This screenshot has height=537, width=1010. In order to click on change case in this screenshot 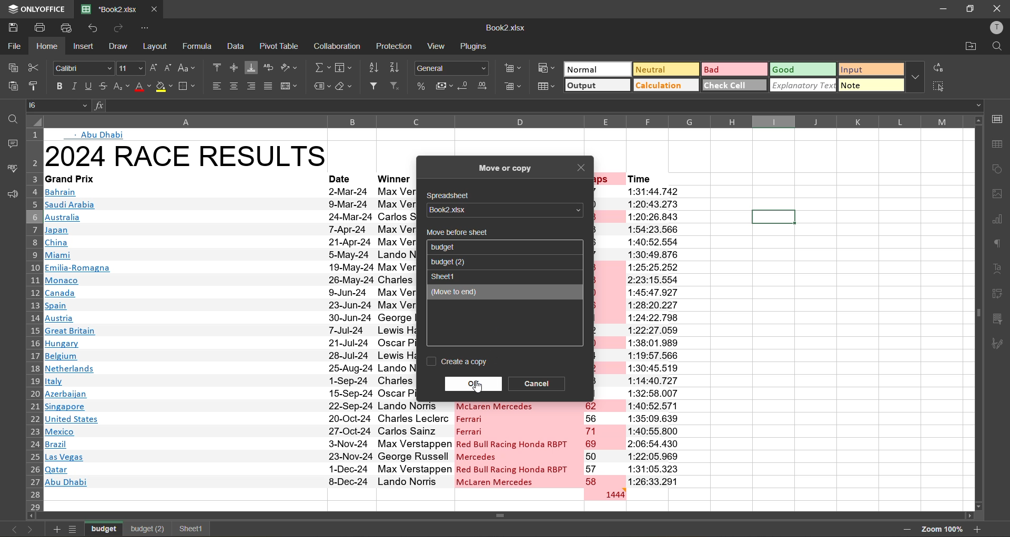, I will do `click(189, 67)`.